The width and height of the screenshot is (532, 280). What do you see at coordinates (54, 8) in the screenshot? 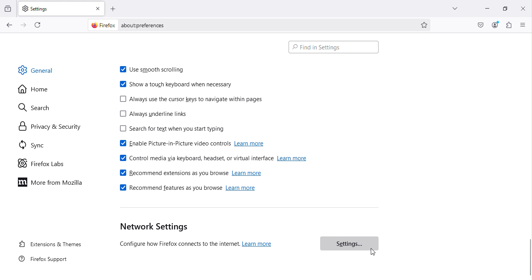
I see `Settings tab` at bounding box center [54, 8].